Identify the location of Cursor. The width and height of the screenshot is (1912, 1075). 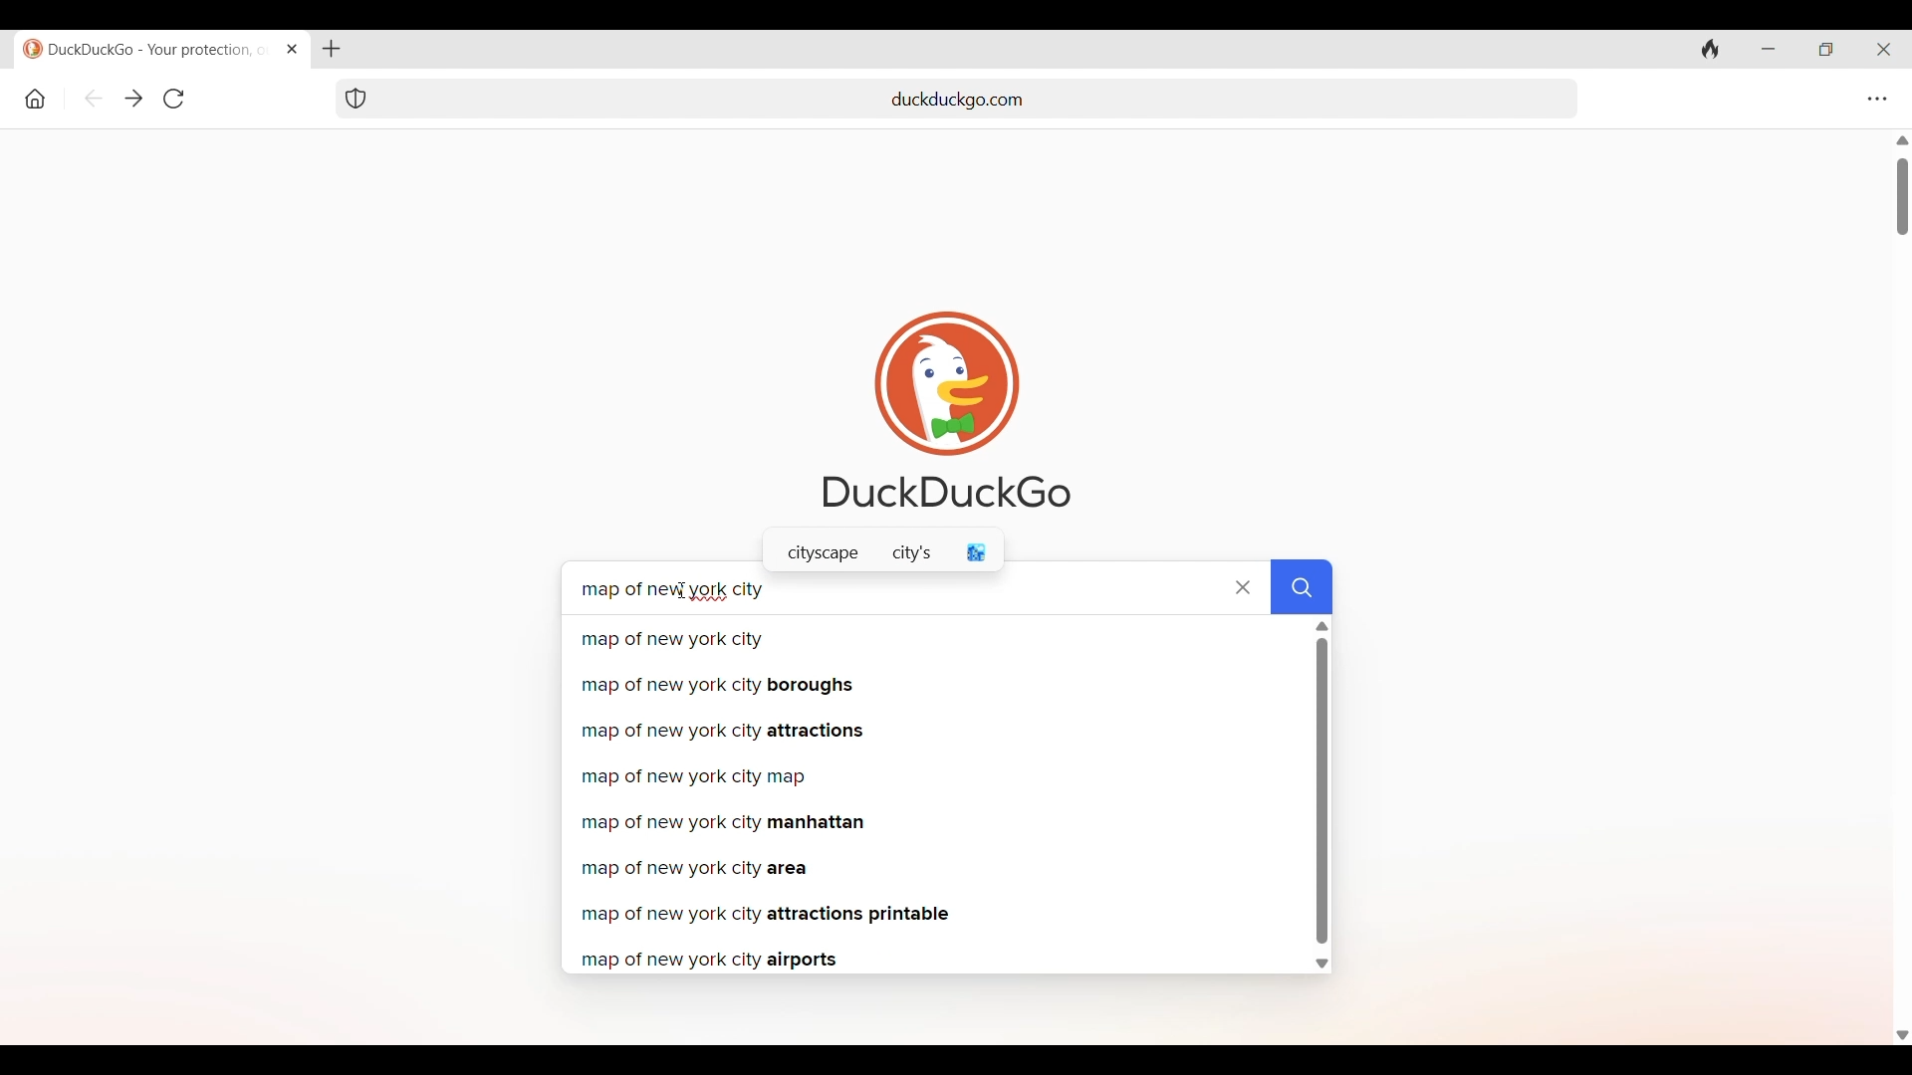
(682, 590).